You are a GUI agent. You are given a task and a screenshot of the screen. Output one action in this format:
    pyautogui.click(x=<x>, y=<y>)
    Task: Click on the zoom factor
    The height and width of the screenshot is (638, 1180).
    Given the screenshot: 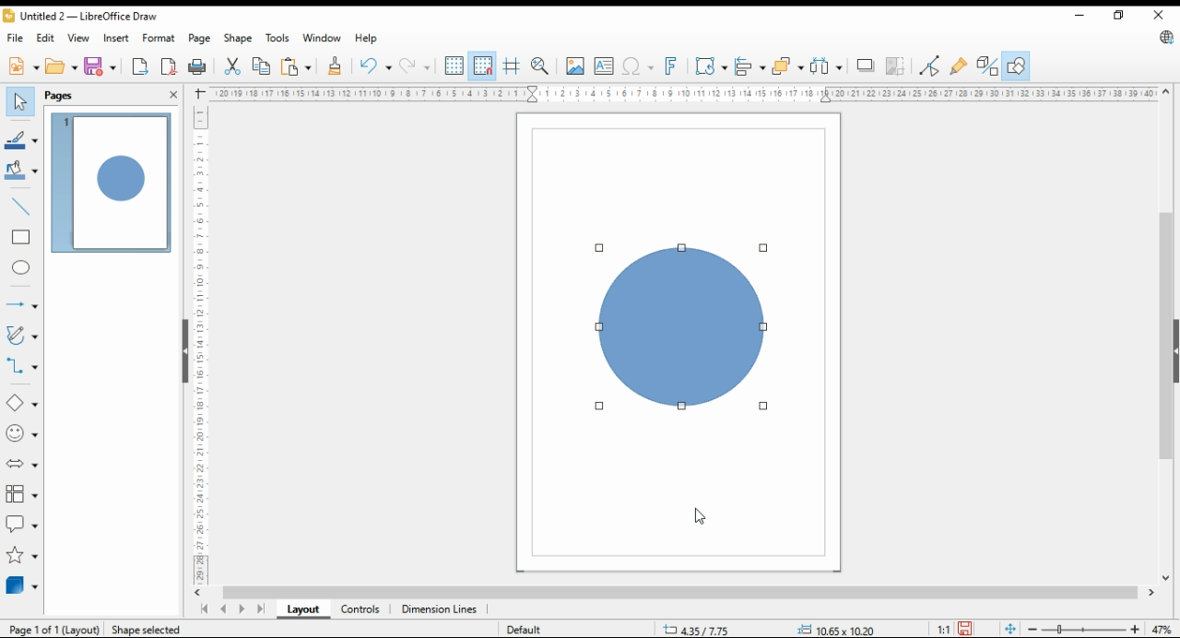 What is the action you would take?
    pyautogui.click(x=1160, y=627)
    